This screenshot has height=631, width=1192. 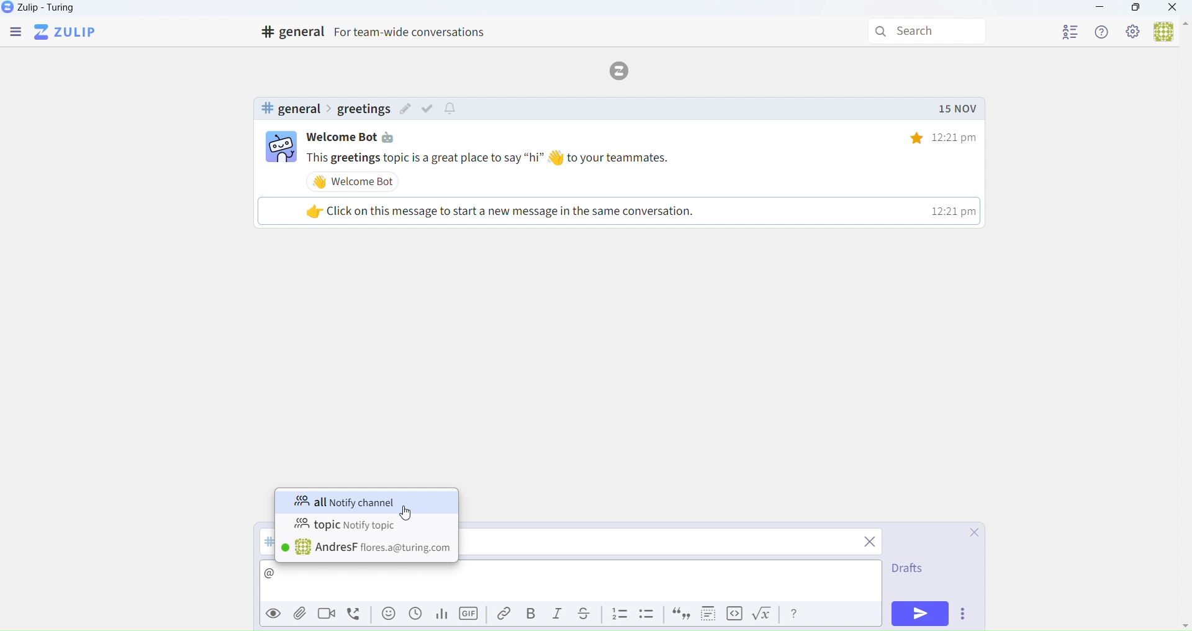 I want to click on Help, so click(x=795, y=614).